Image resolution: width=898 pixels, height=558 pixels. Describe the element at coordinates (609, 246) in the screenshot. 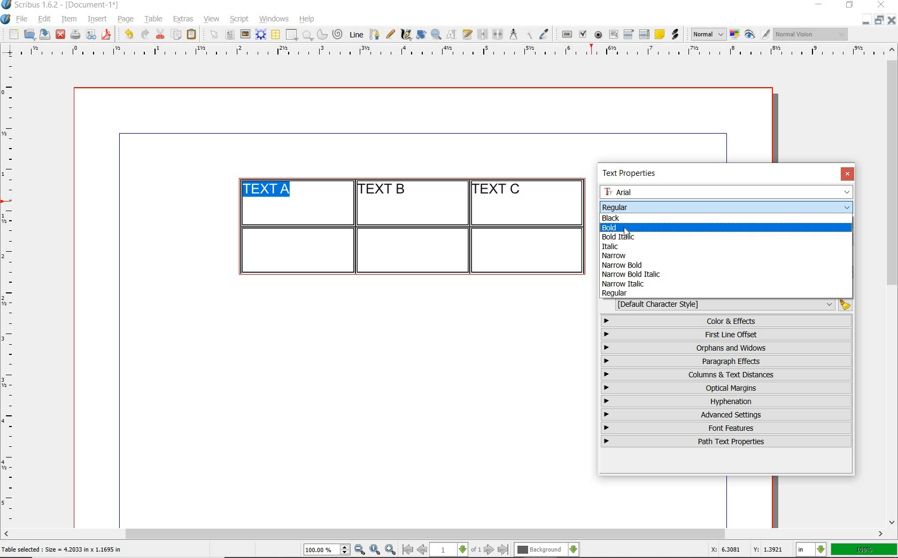

I see `italic` at that location.